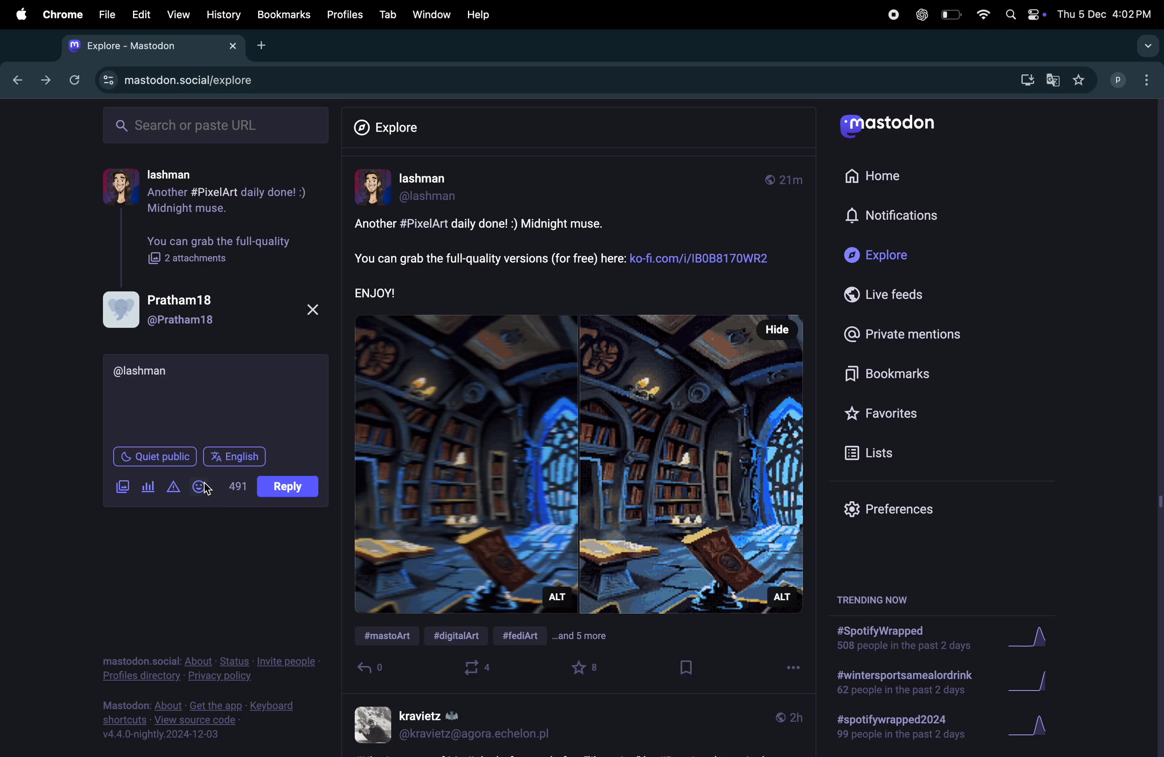 The image size is (1164, 757). I want to click on #mastdon, so click(389, 637).